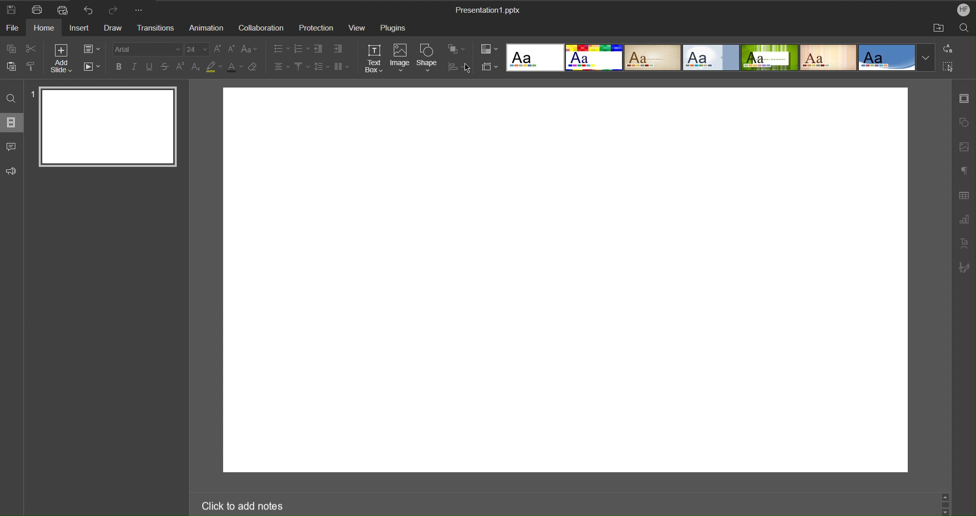 This screenshot has height=516, width=976. I want to click on Account, so click(964, 10).